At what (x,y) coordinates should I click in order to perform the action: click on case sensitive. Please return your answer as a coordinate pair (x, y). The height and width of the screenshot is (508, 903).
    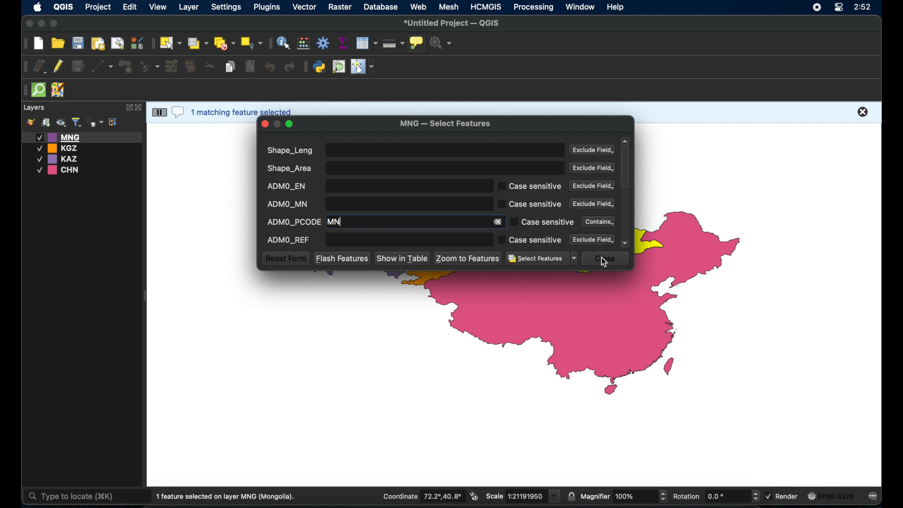
    Looking at the image, I should click on (541, 222).